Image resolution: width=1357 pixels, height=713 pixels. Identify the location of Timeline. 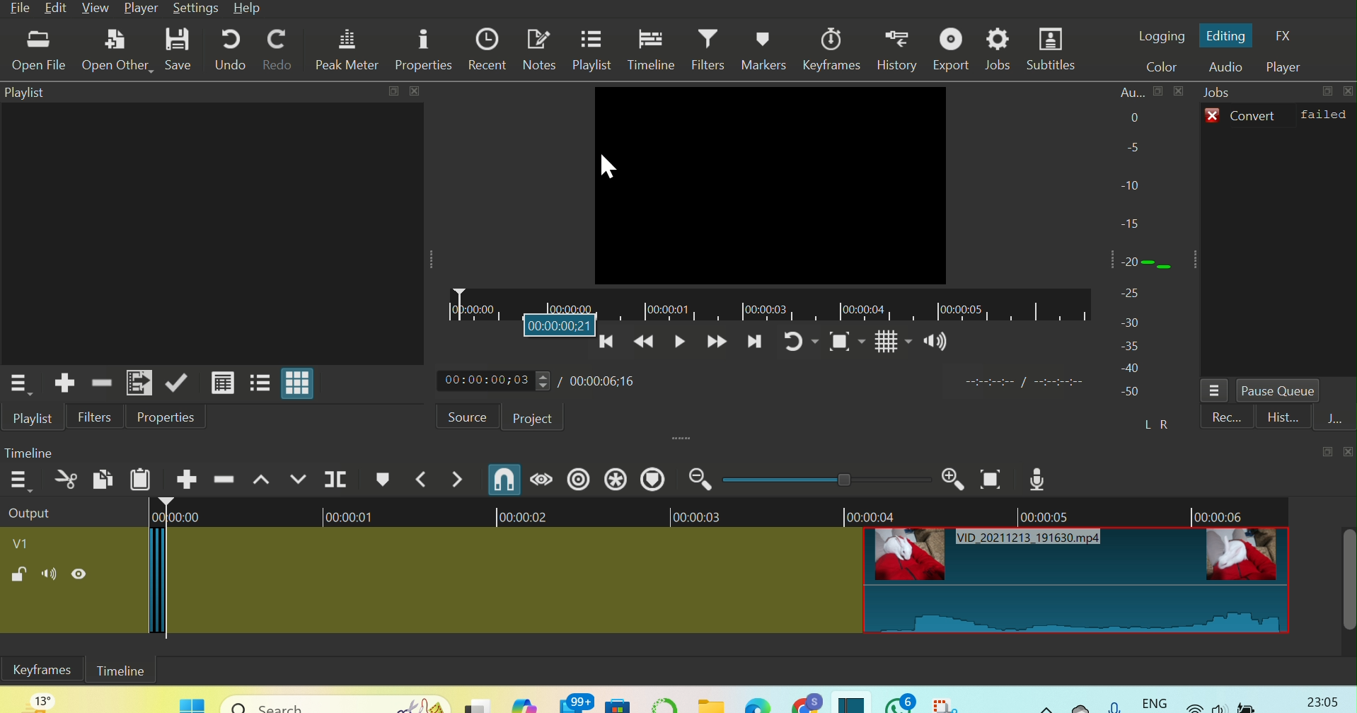
(767, 298).